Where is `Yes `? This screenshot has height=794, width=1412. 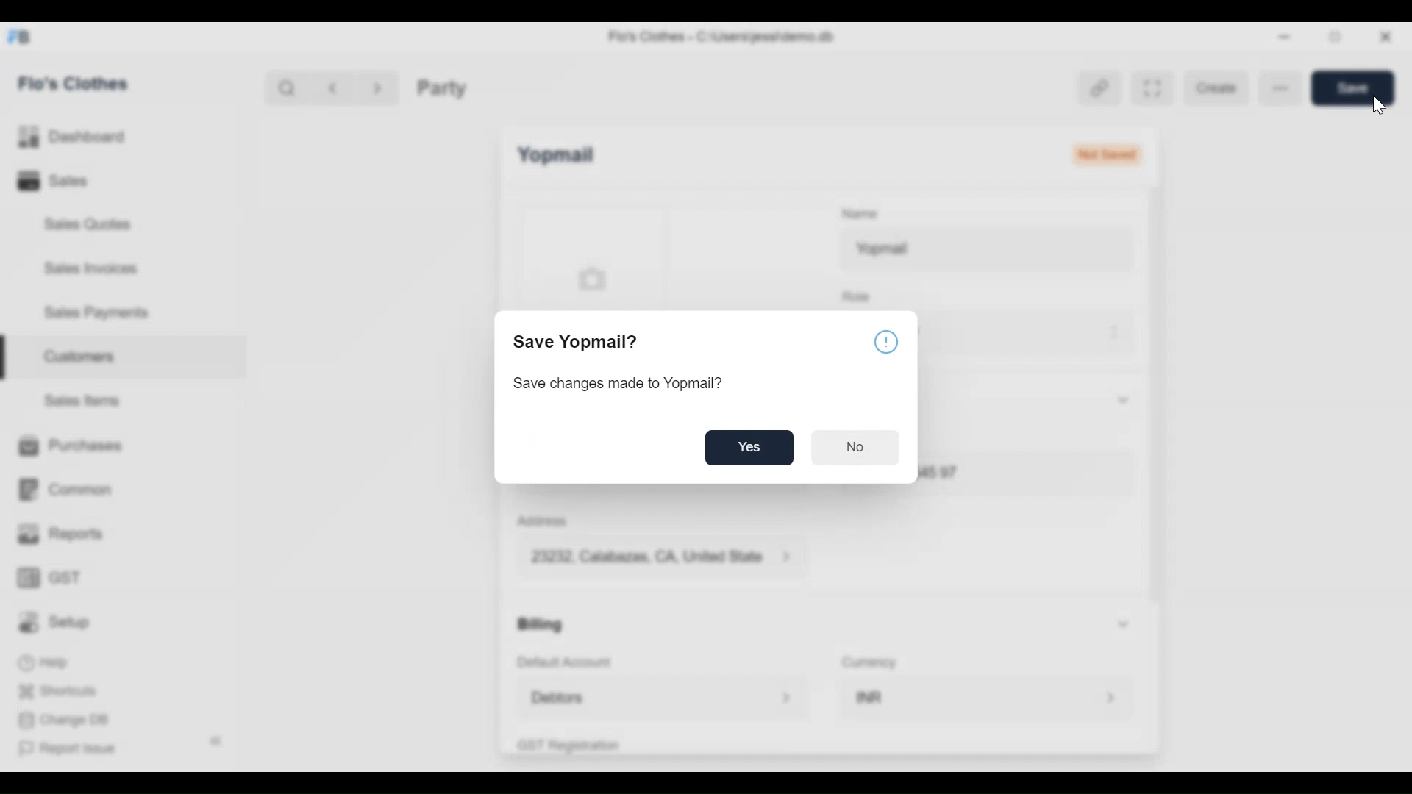 Yes  is located at coordinates (750, 448).